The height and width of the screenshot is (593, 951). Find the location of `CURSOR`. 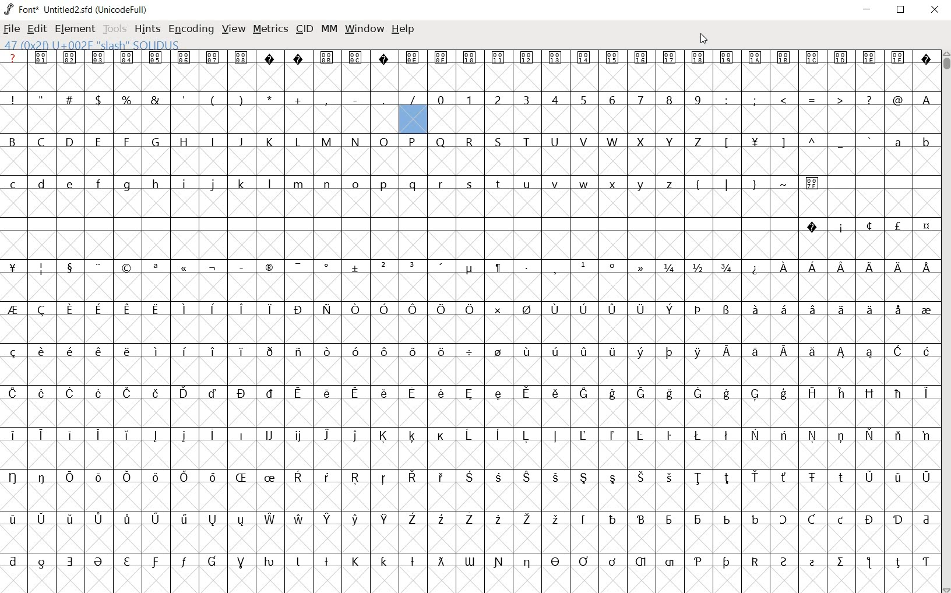

CURSOR is located at coordinates (945, 322).